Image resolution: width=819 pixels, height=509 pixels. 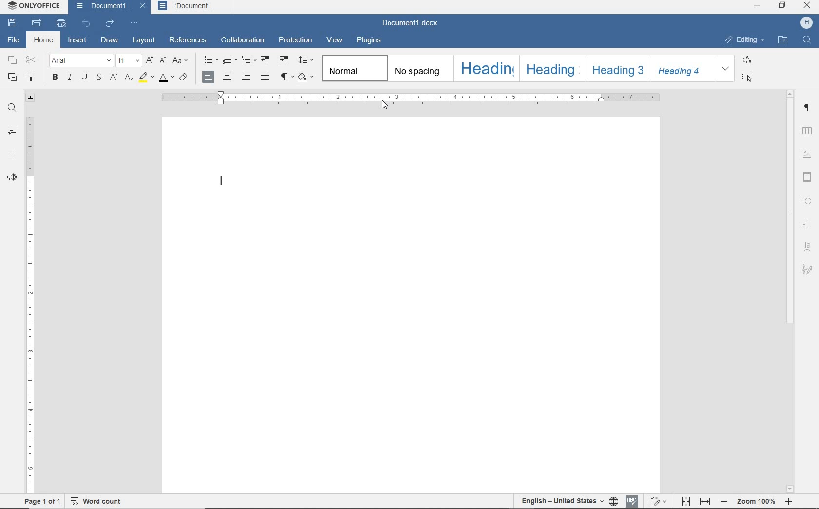 What do you see at coordinates (14, 40) in the screenshot?
I see `FILE` at bounding box center [14, 40].